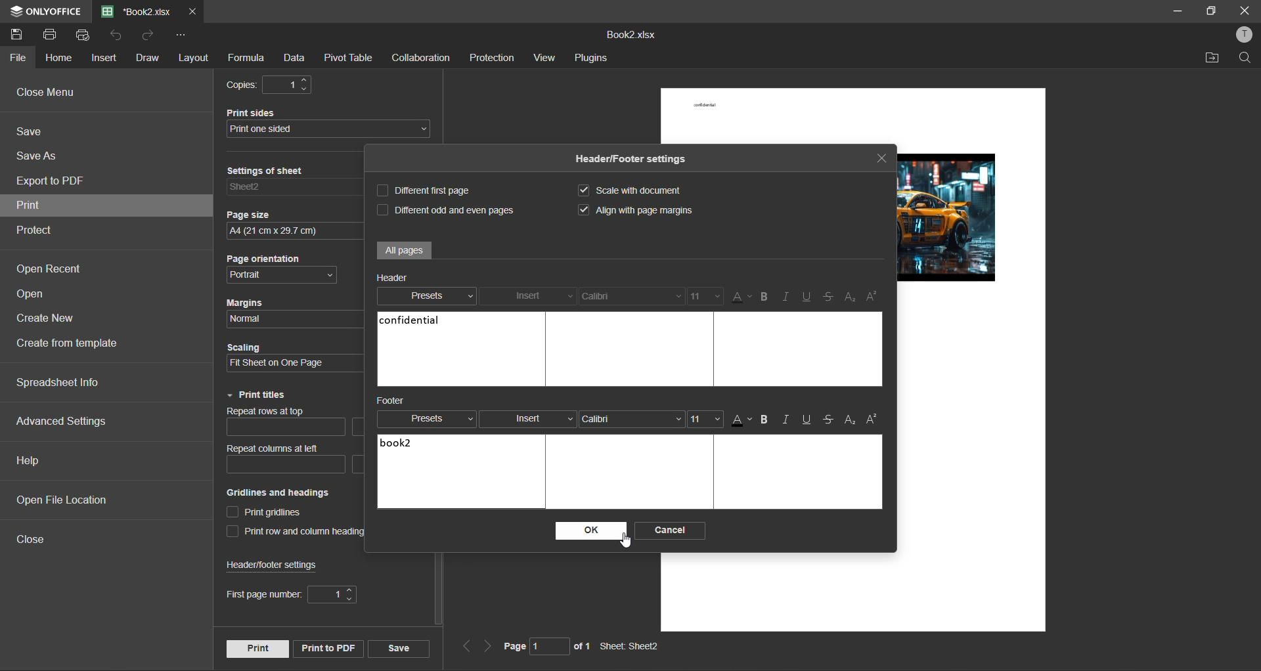 The height and width of the screenshot is (671, 1261). Describe the element at coordinates (743, 297) in the screenshot. I see `font color` at that location.